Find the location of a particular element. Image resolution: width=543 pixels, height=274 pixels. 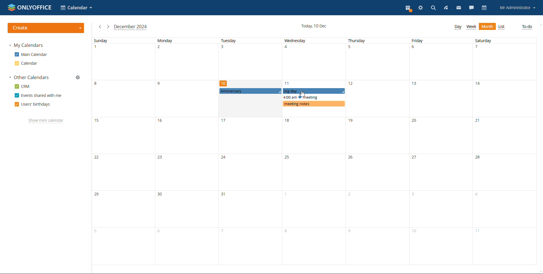

next month is located at coordinates (108, 27).